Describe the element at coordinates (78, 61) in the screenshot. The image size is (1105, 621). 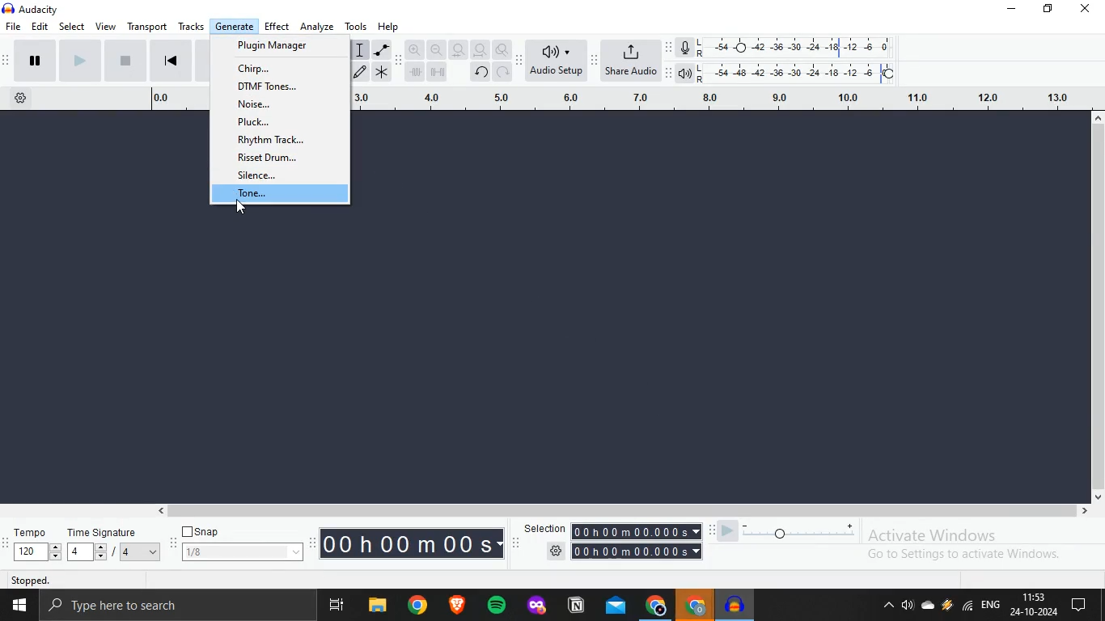
I see `Forward` at that location.